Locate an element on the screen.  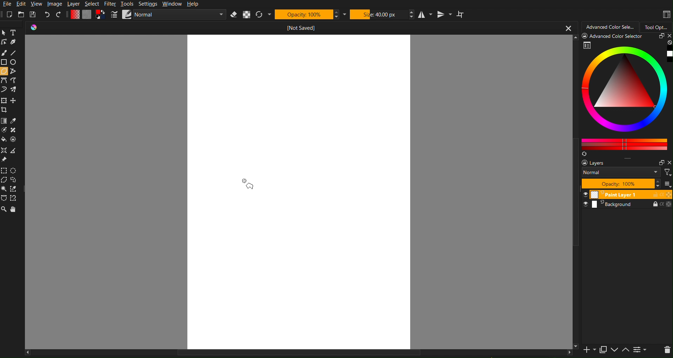
rectangle tool is located at coordinates (4, 62).